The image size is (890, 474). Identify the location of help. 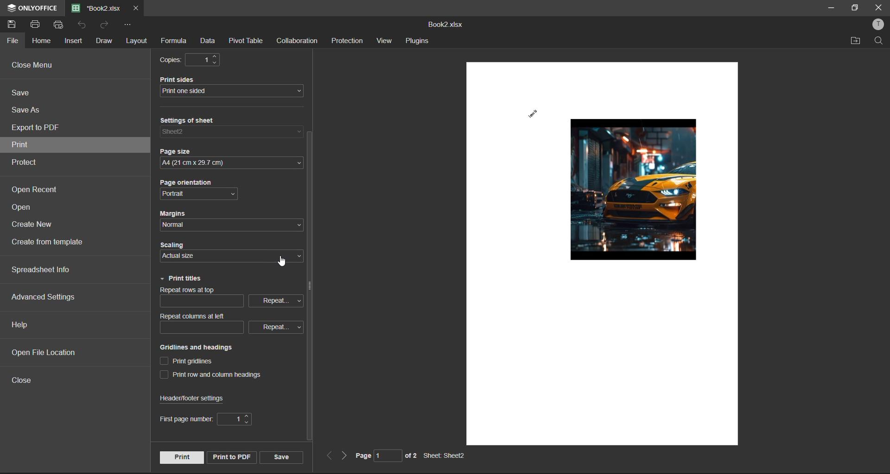
(22, 325).